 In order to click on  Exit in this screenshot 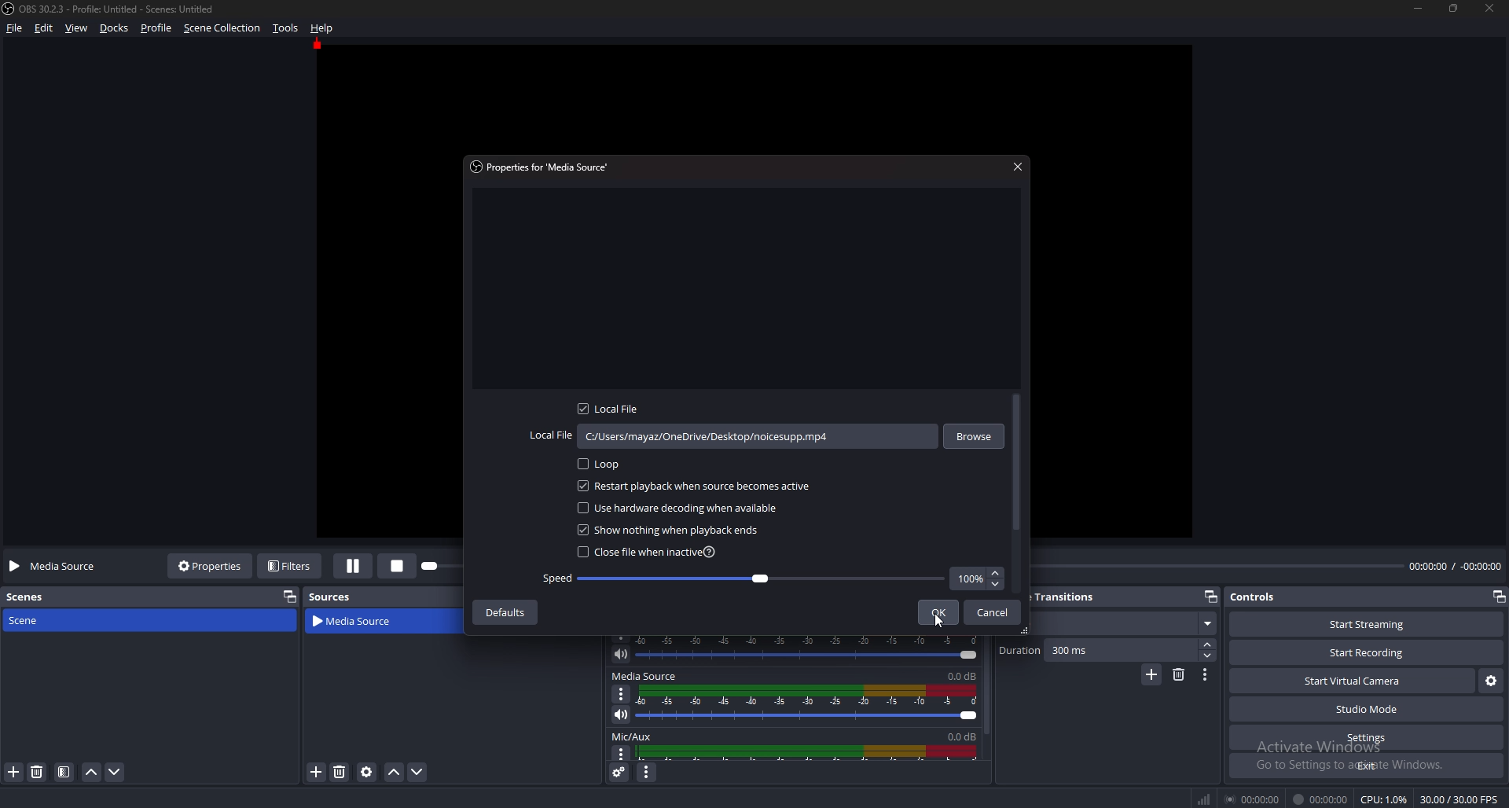, I will do `click(1368, 766)`.